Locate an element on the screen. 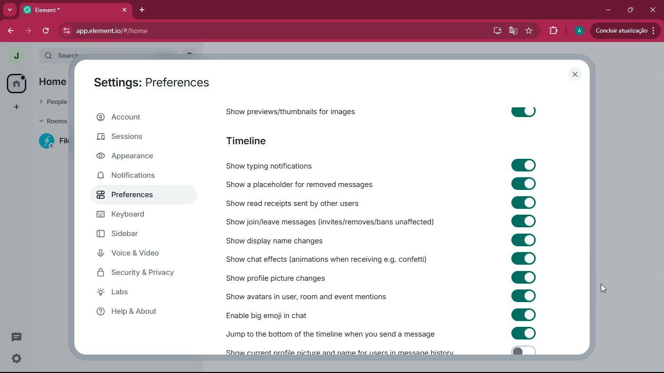 The width and height of the screenshot is (664, 373). j is located at coordinates (12, 56).